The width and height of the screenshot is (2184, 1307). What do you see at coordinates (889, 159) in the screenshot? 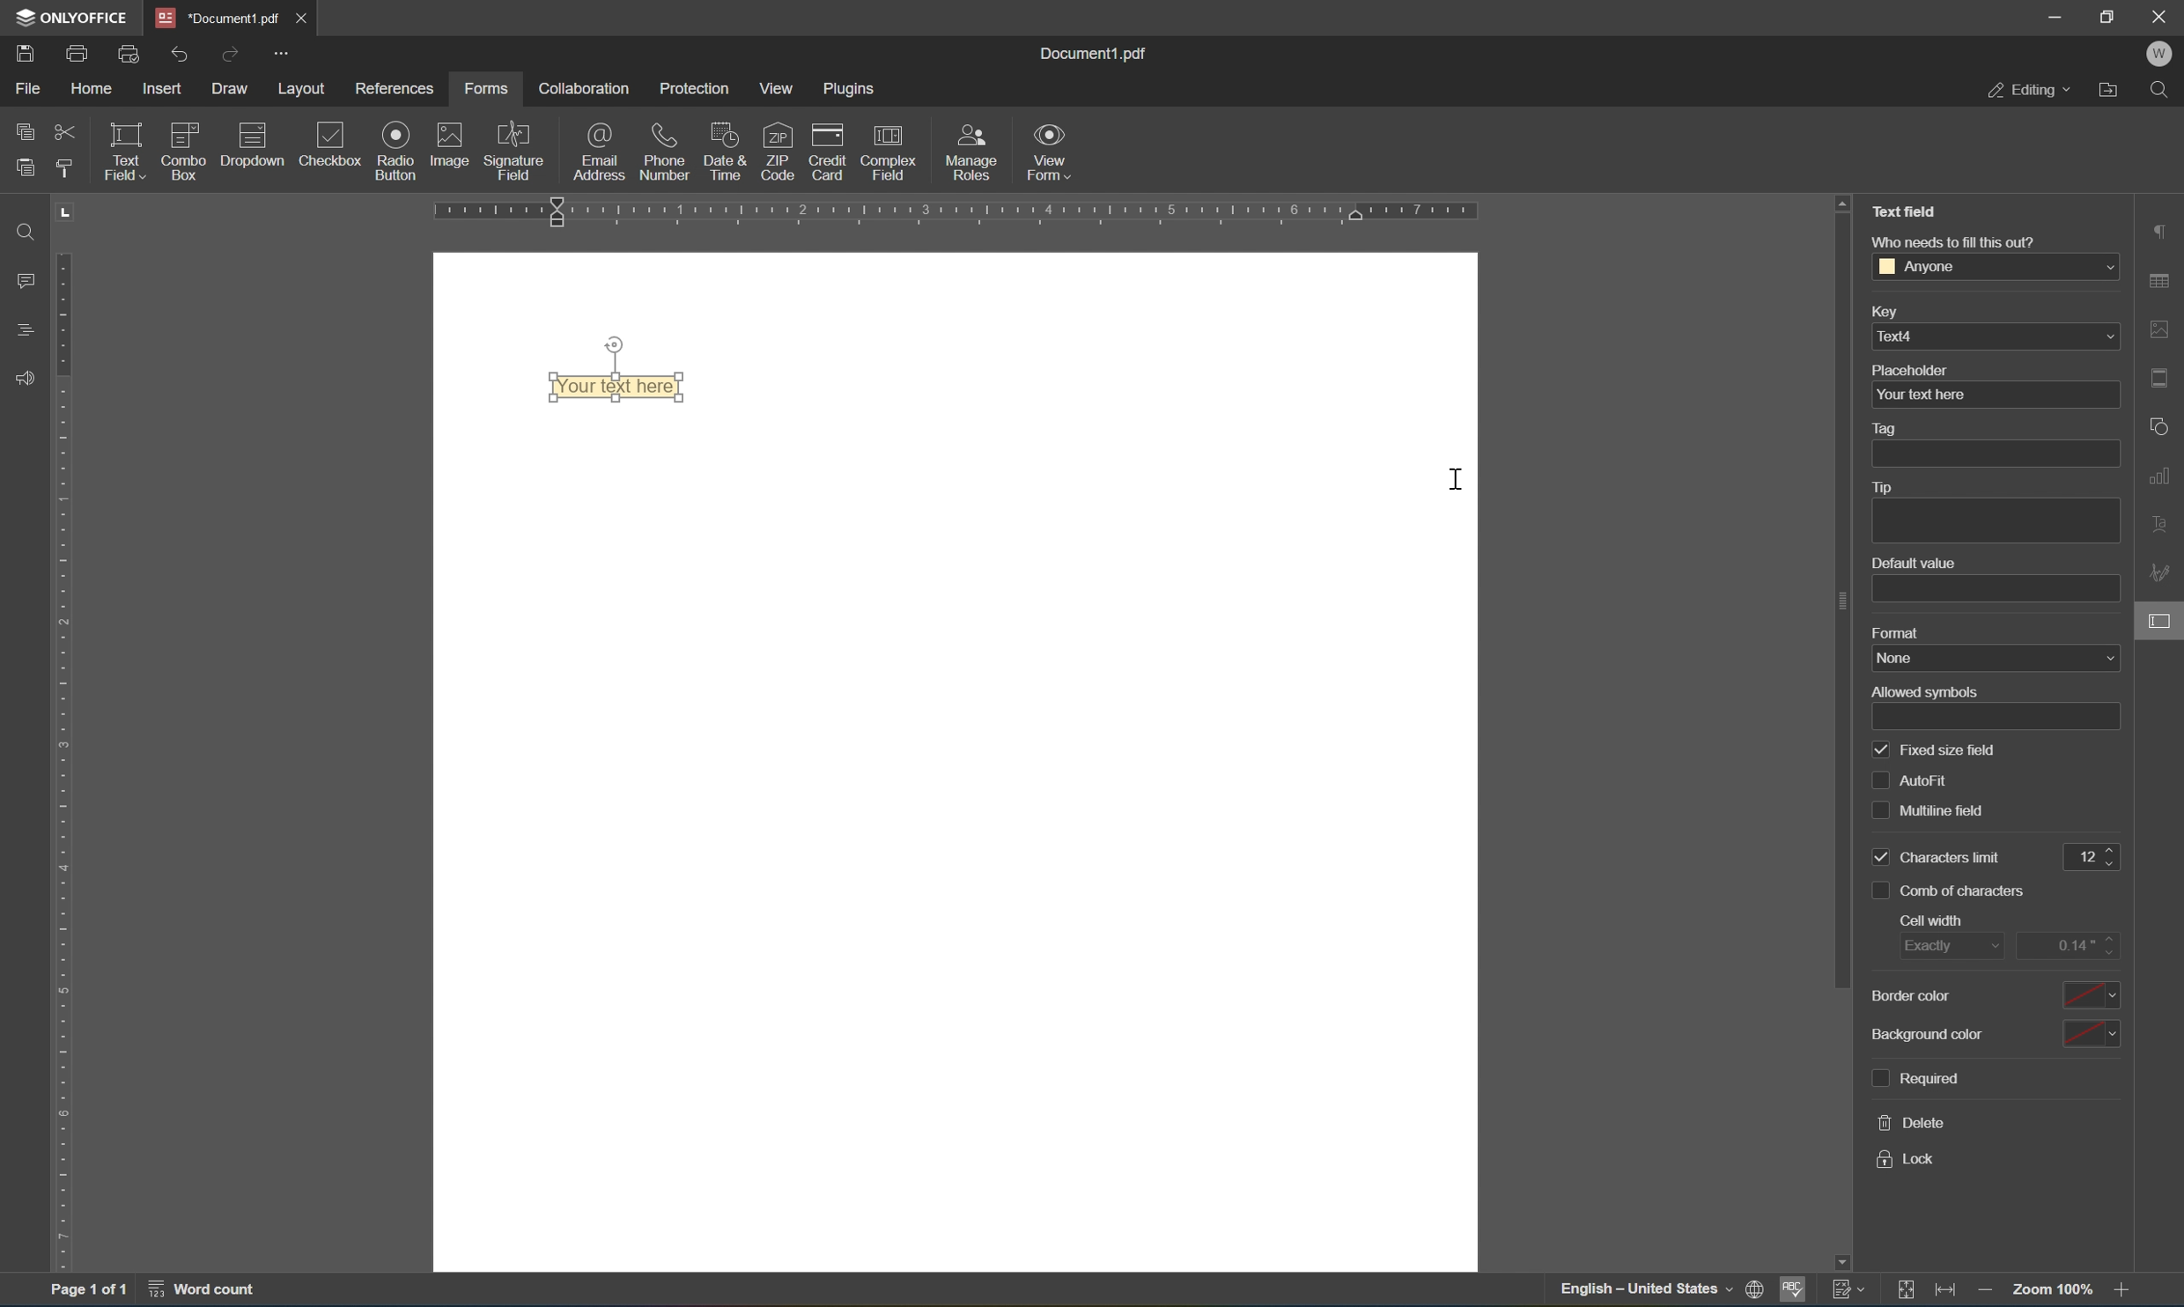
I see `complex field` at bounding box center [889, 159].